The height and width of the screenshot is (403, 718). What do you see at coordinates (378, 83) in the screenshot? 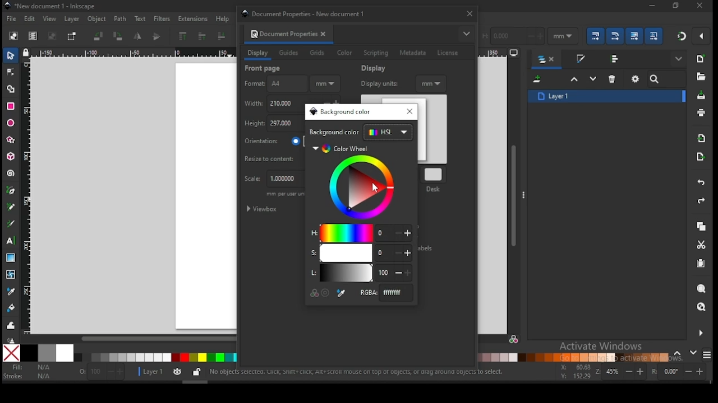
I see `display units` at bounding box center [378, 83].